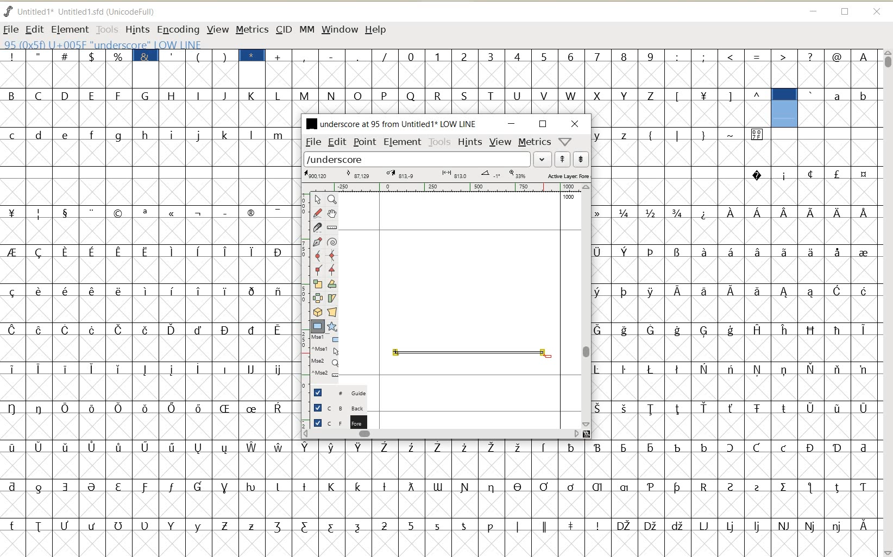 Image resolution: width=893 pixels, height=557 pixels. What do you see at coordinates (332, 227) in the screenshot?
I see `measure a distance, angle between points` at bounding box center [332, 227].